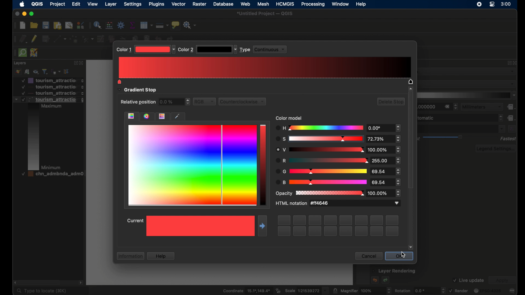 Image resolution: width=525 pixels, height=295 pixels. What do you see at coordinates (45, 71) in the screenshot?
I see `filter` at bounding box center [45, 71].